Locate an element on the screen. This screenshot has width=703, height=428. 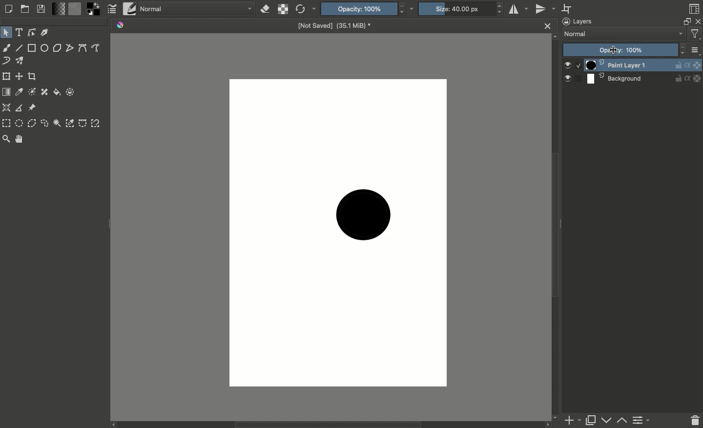
Paint layer is located at coordinates (627, 64).